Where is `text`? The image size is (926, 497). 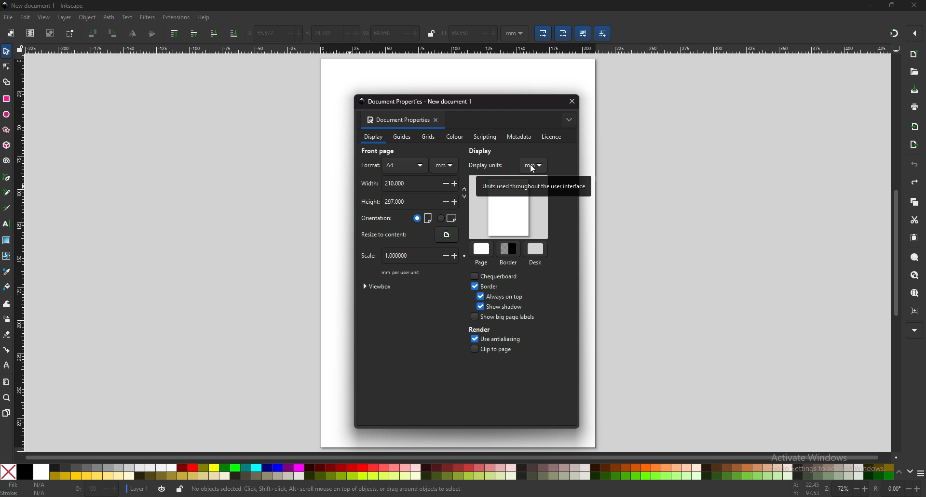
text is located at coordinates (7, 223).